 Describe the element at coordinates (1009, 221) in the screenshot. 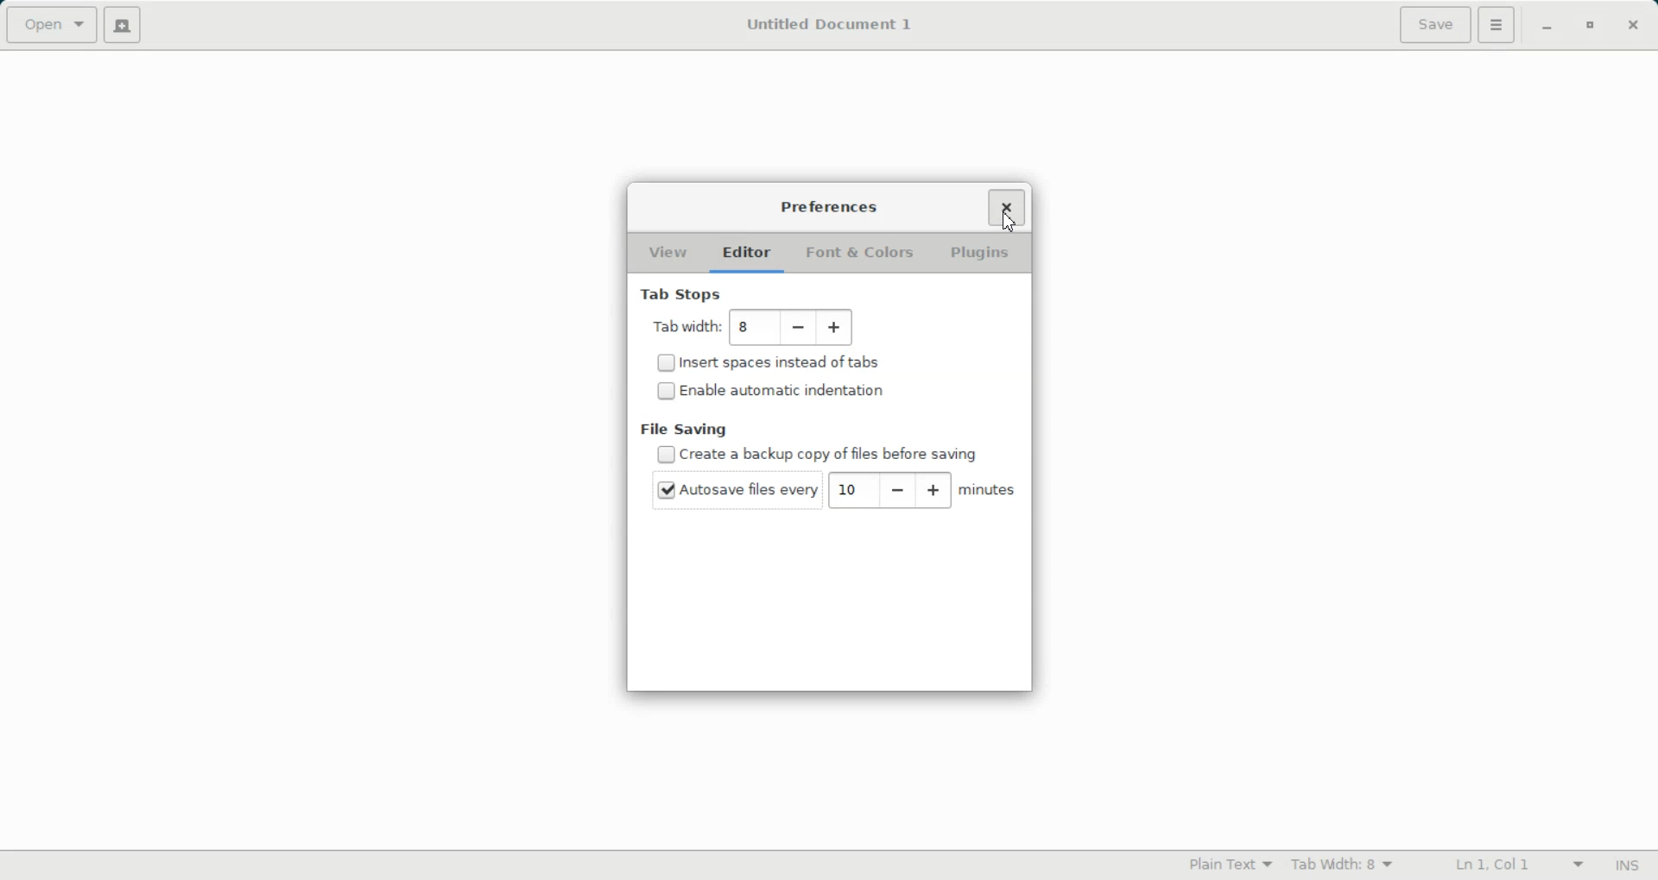

I see `Cursor` at that location.